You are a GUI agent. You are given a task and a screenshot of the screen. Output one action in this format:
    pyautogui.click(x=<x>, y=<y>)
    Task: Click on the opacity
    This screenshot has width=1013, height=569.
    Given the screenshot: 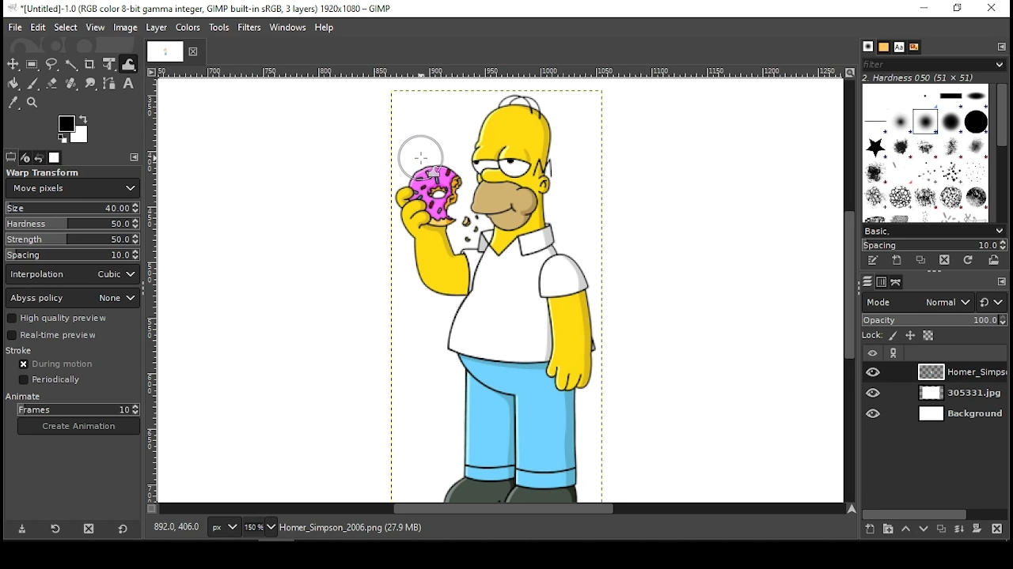 What is the action you would take?
    pyautogui.click(x=934, y=320)
    